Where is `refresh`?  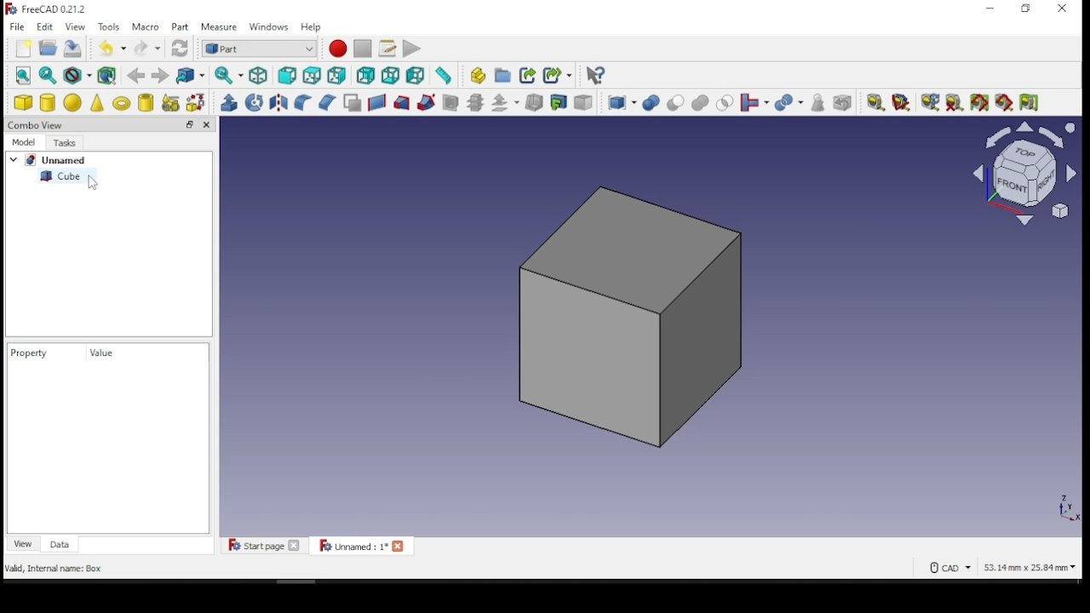
refresh is located at coordinates (180, 49).